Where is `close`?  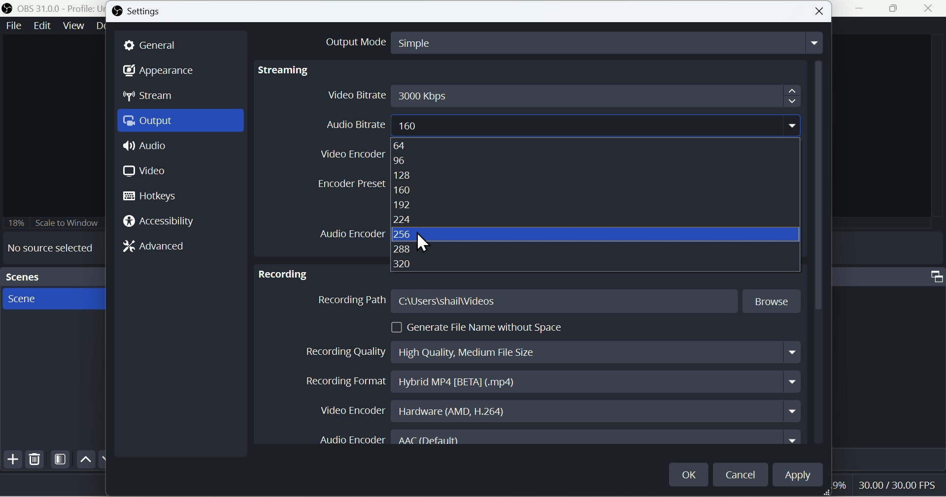
close is located at coordinates (931, 9).